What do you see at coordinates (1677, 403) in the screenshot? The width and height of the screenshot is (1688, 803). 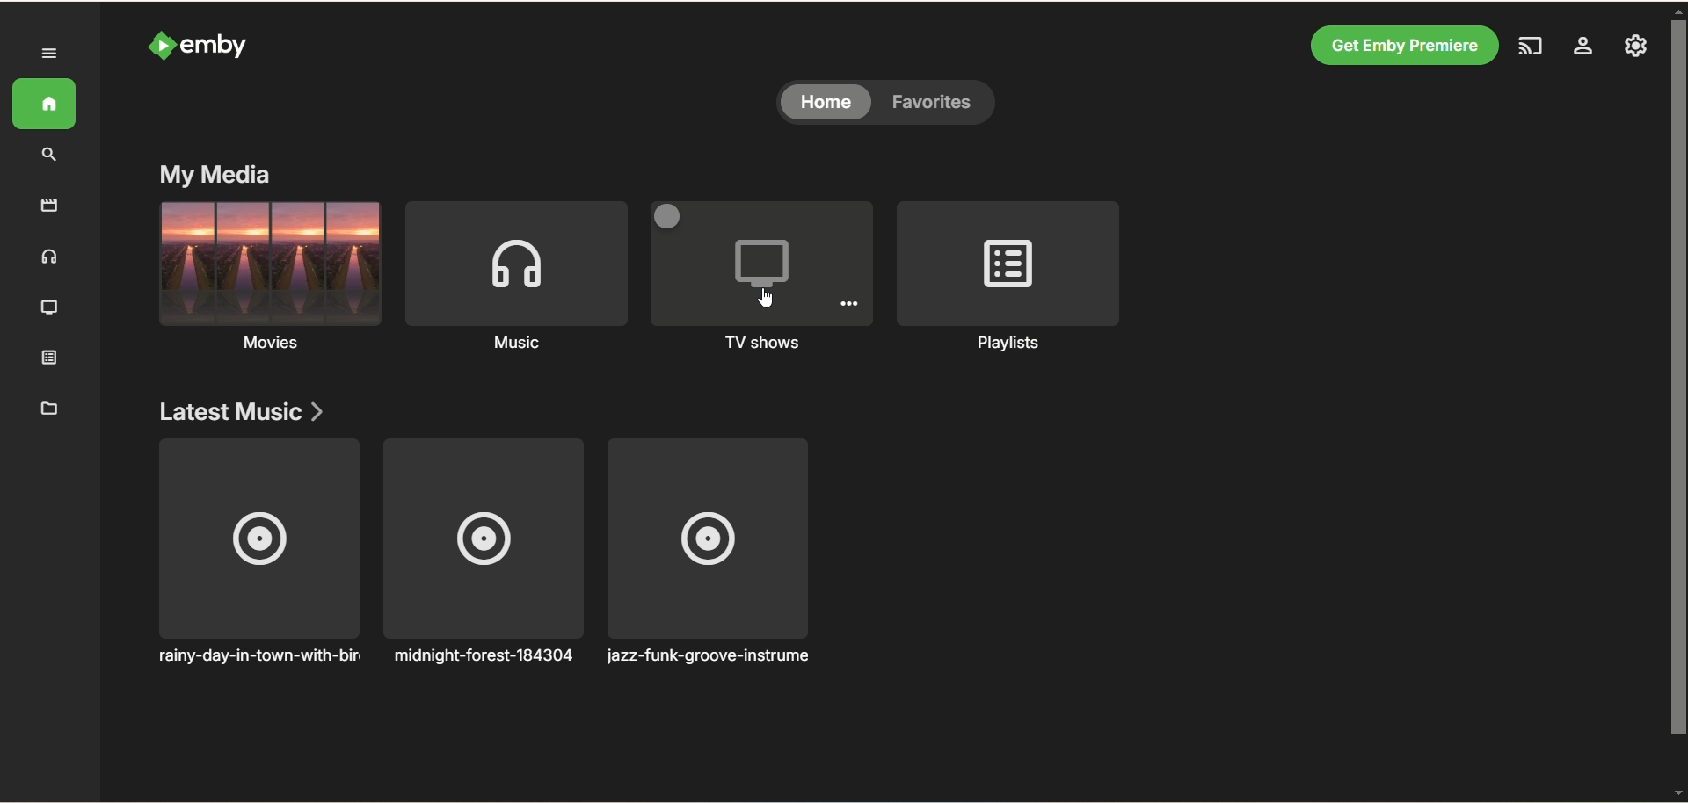 I see `vertical scroll bar` at bounding box center [1677, 403].